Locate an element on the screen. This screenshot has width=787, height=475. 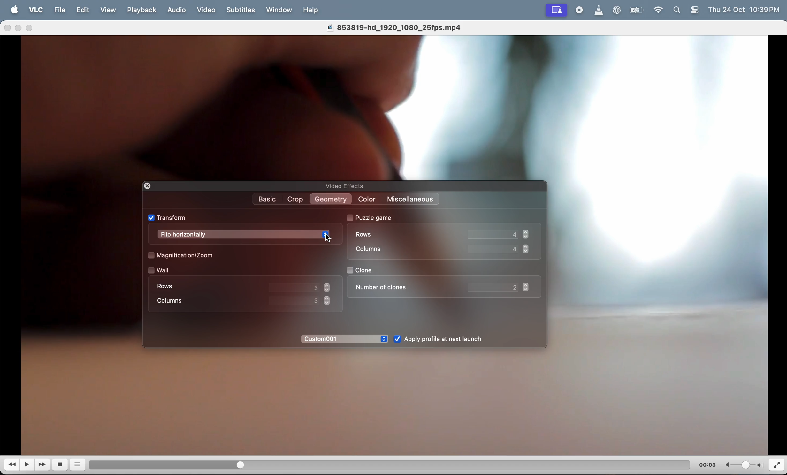
Audio is located at coordinates (177, 11).